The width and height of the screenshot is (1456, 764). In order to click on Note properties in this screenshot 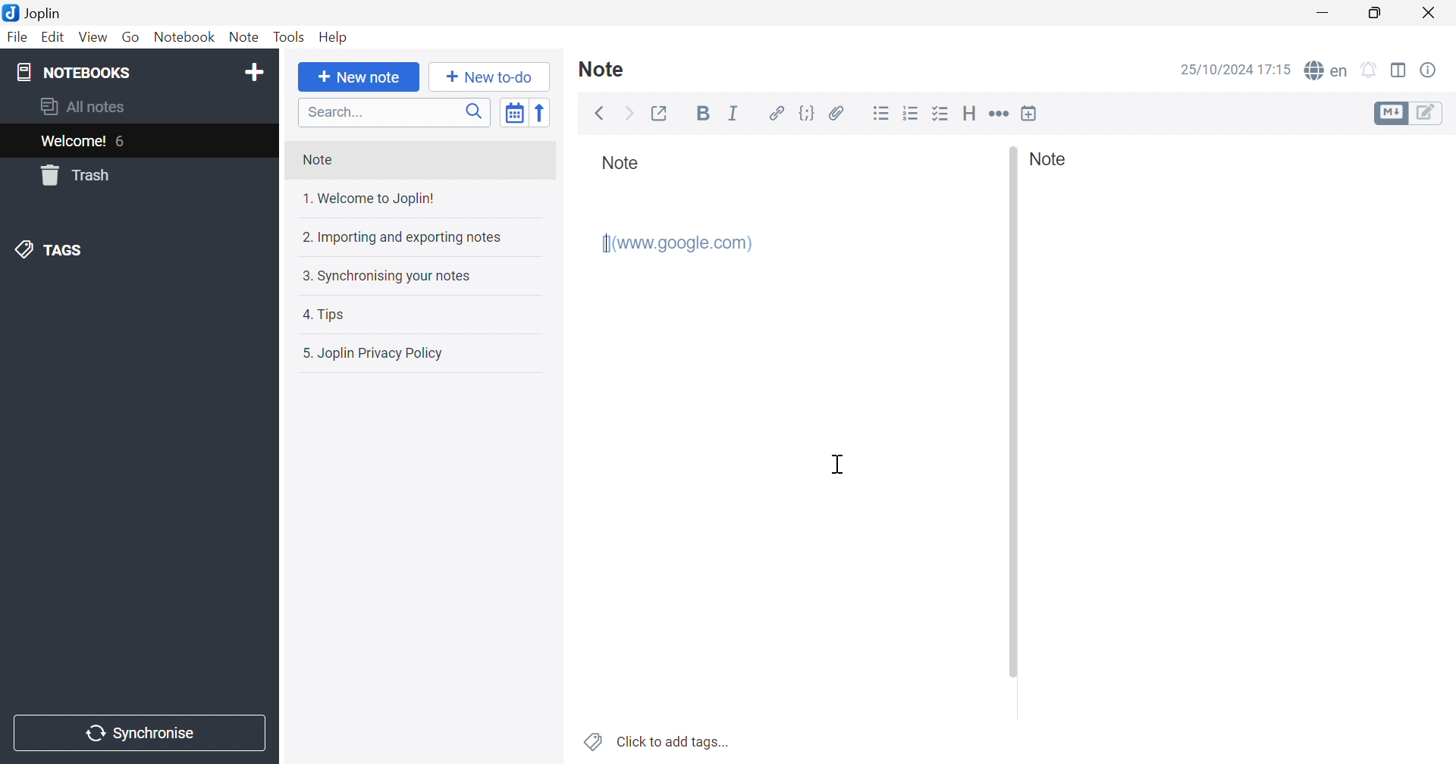, I will do `click(1429, 70)`.